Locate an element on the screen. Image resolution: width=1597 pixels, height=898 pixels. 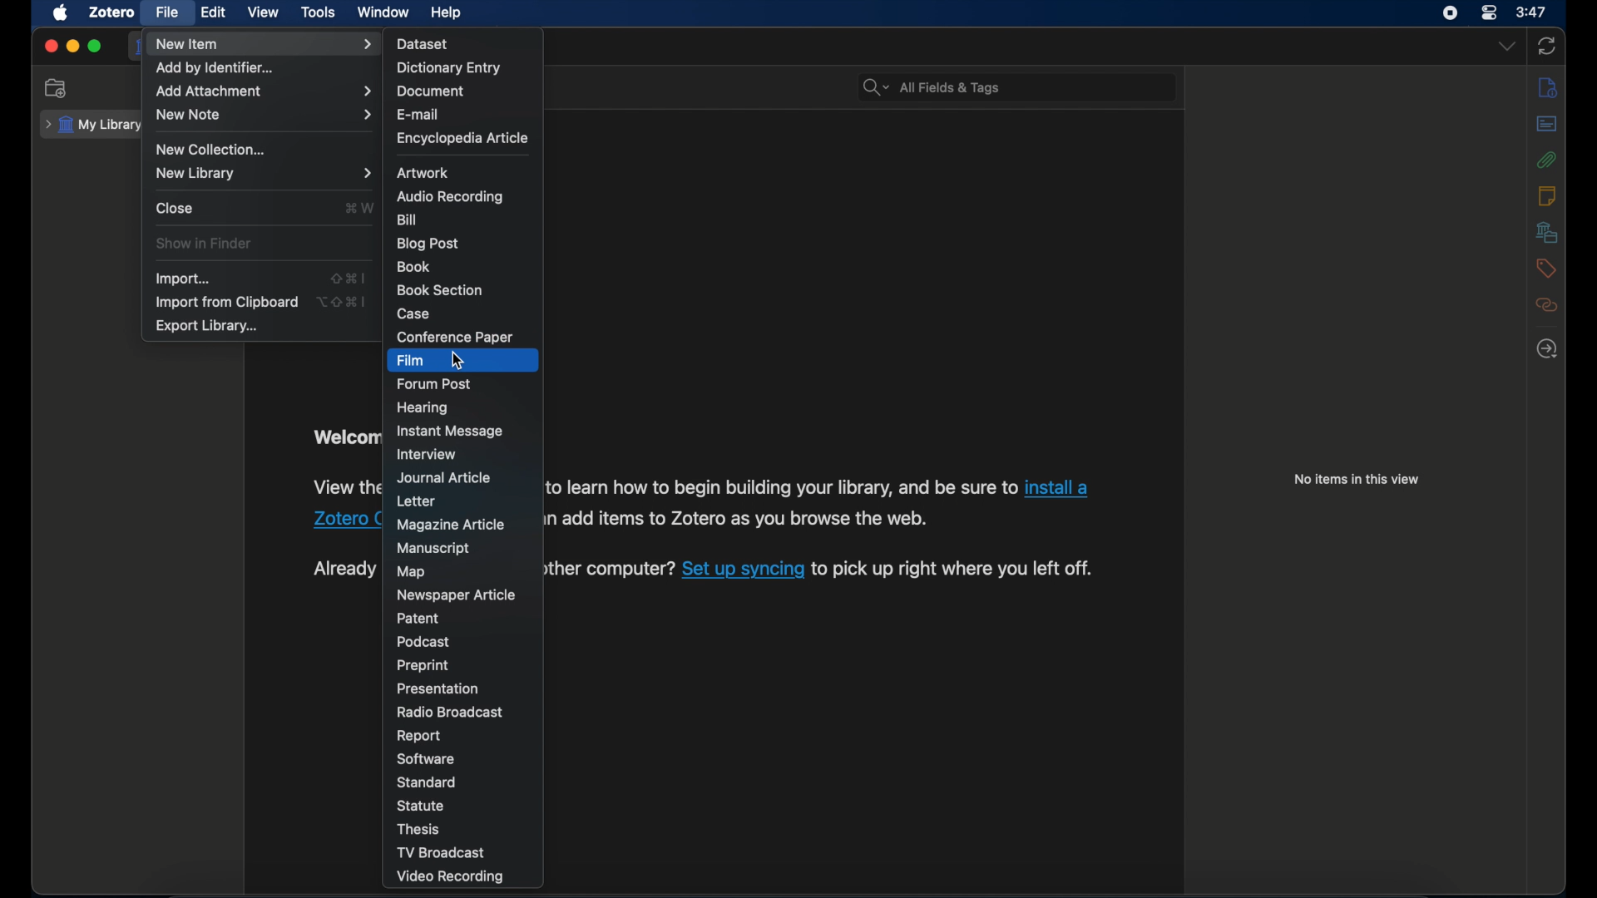
new note is located at coordinates (265, 116).